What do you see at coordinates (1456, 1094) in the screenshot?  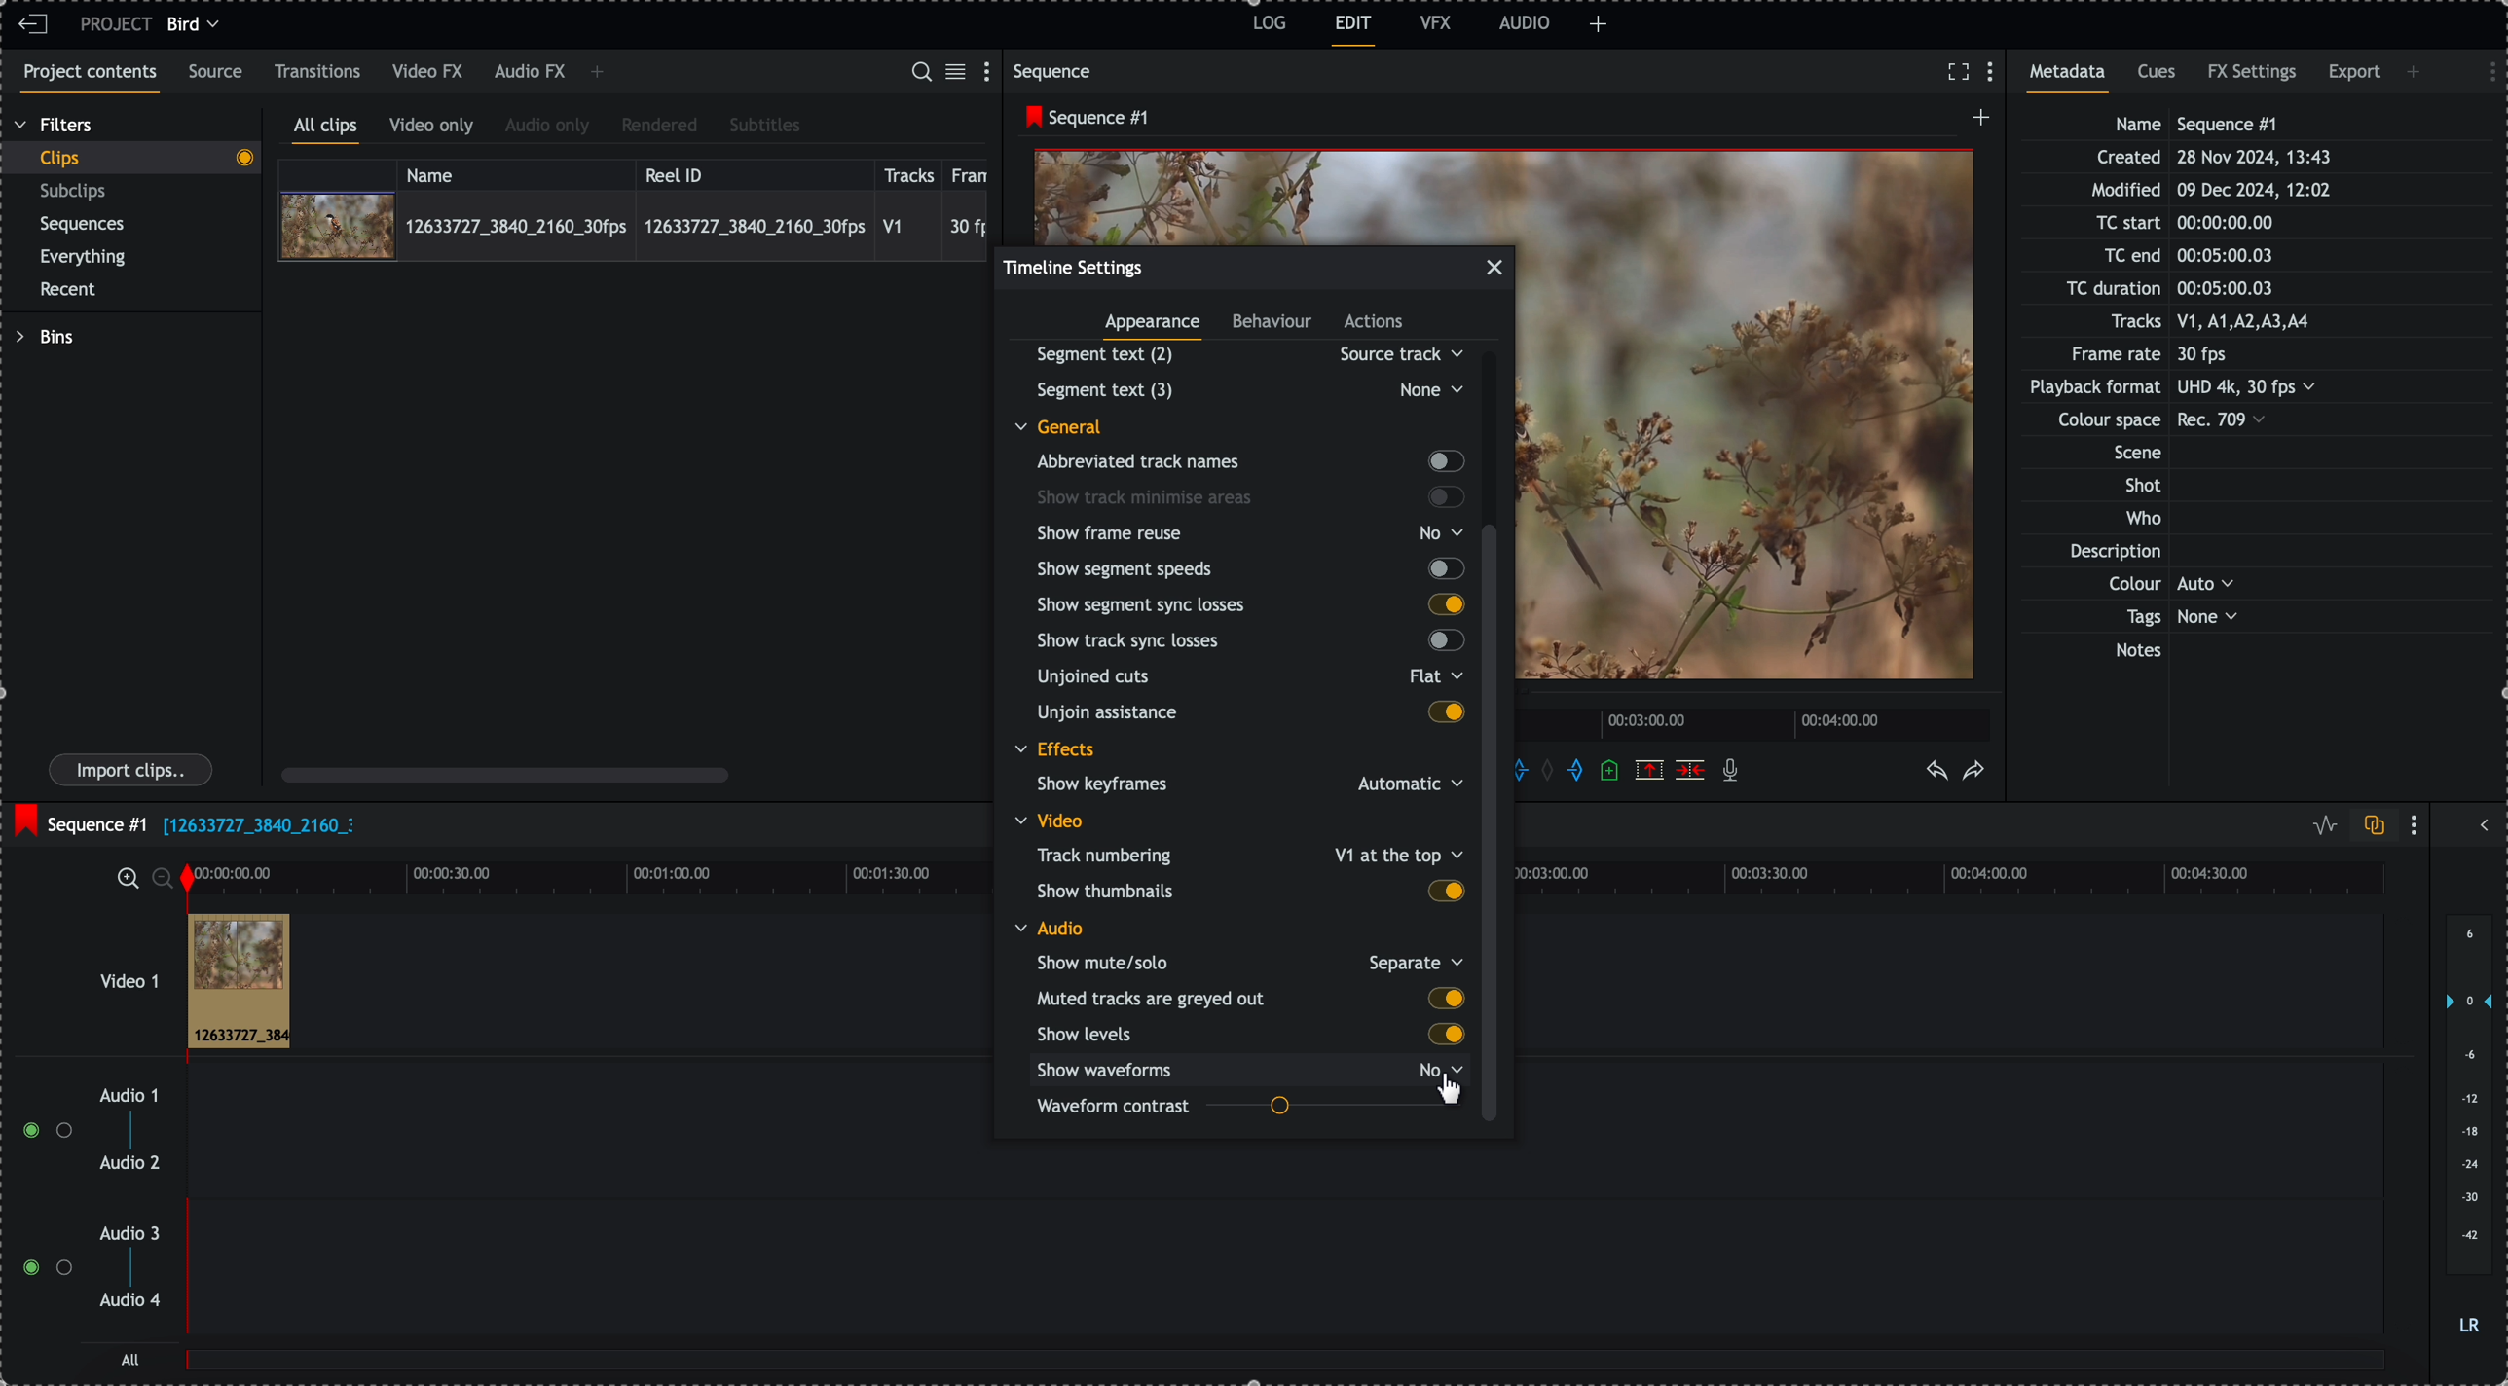 I see `cursor` at bounding box center [1456, 1094].